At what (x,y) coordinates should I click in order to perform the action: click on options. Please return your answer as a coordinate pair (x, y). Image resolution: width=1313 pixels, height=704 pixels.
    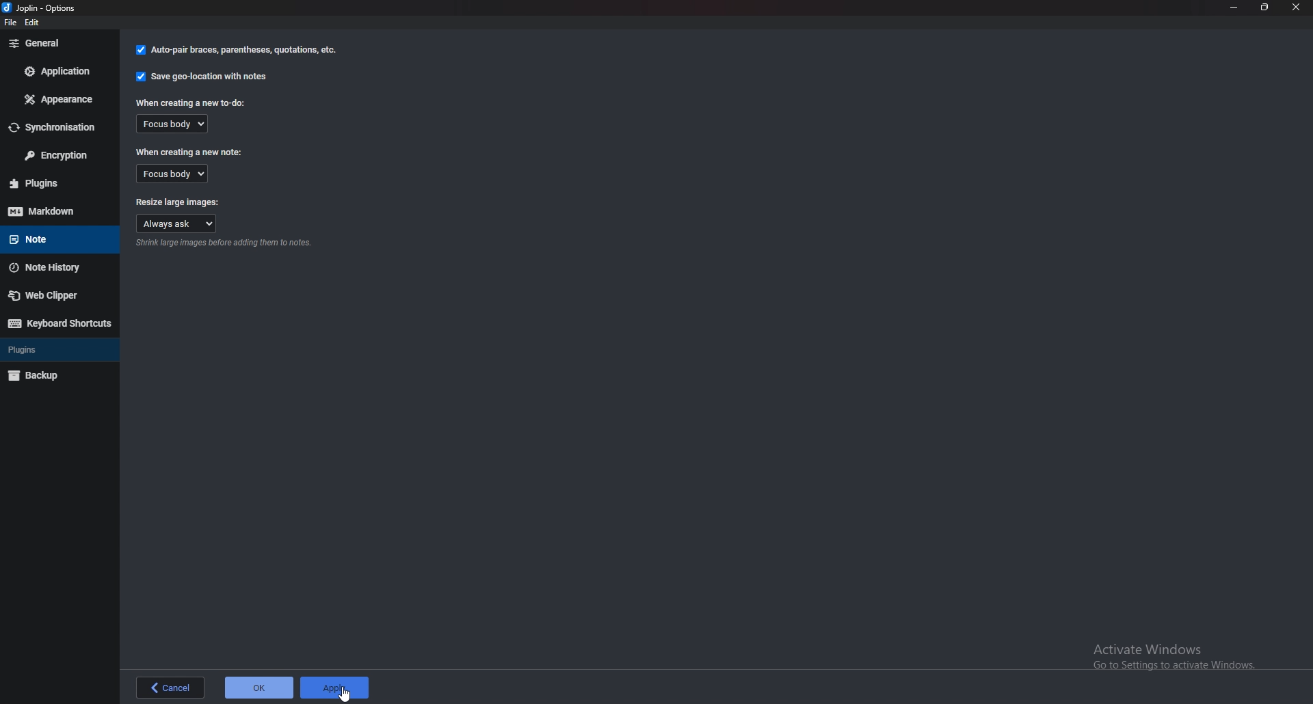
    Looking at the image, I should click on (45, 8).